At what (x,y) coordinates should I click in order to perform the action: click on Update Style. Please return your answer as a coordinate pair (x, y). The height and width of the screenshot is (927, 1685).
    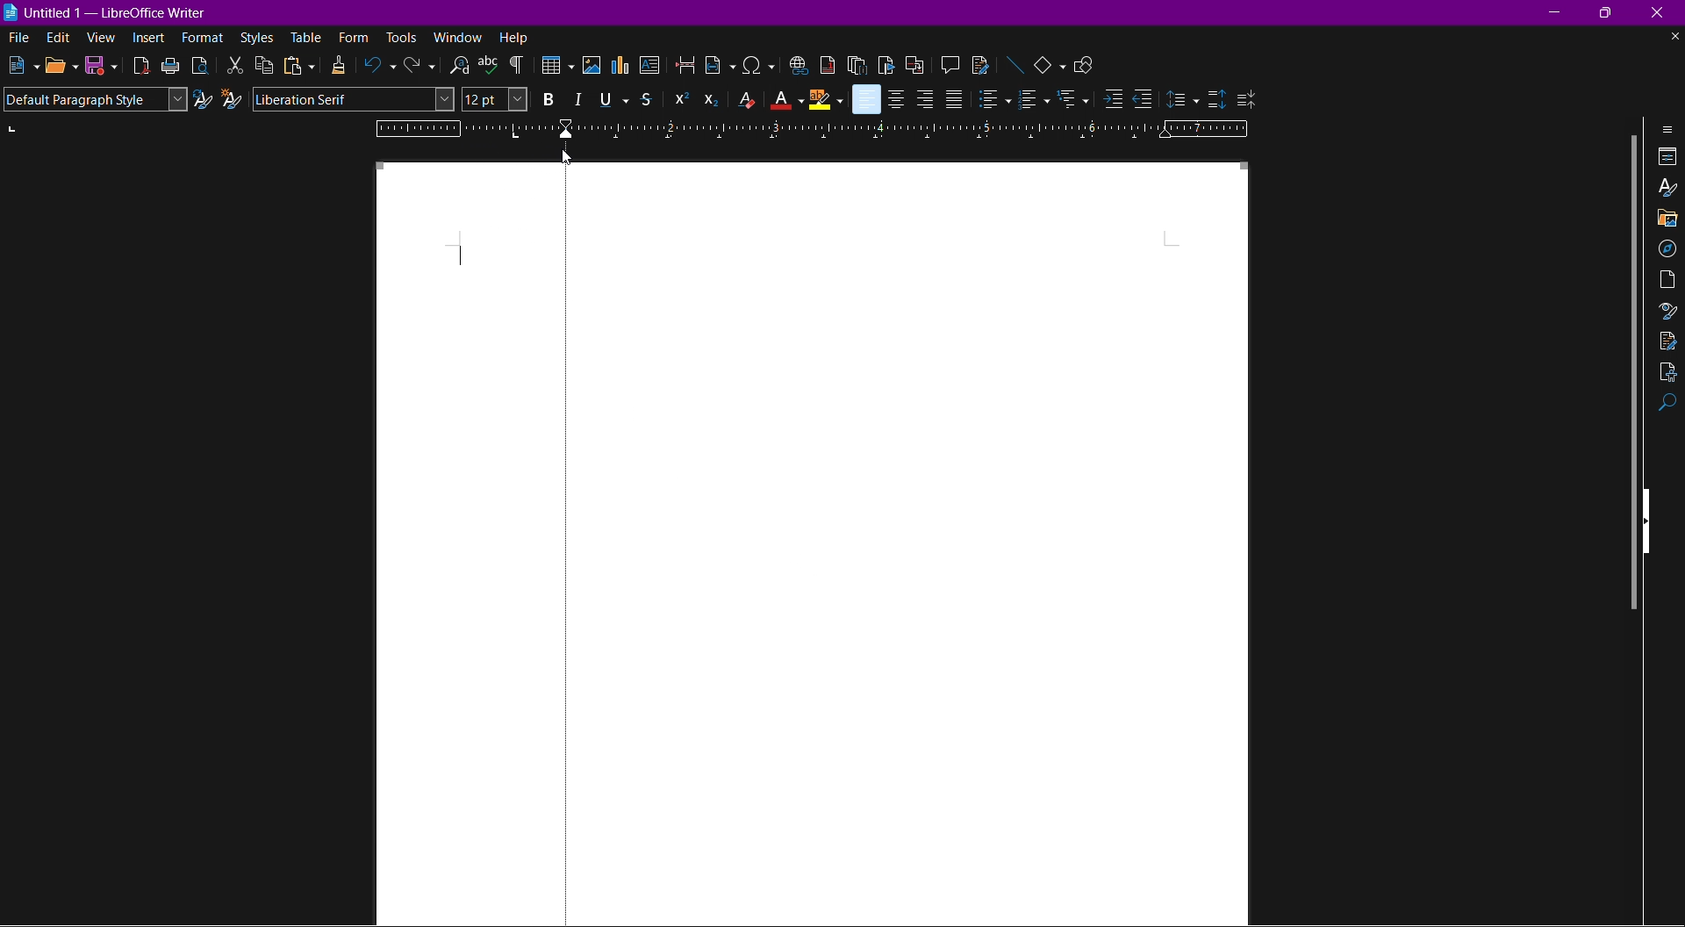
    Looking at the image, I should click on (203, 101).